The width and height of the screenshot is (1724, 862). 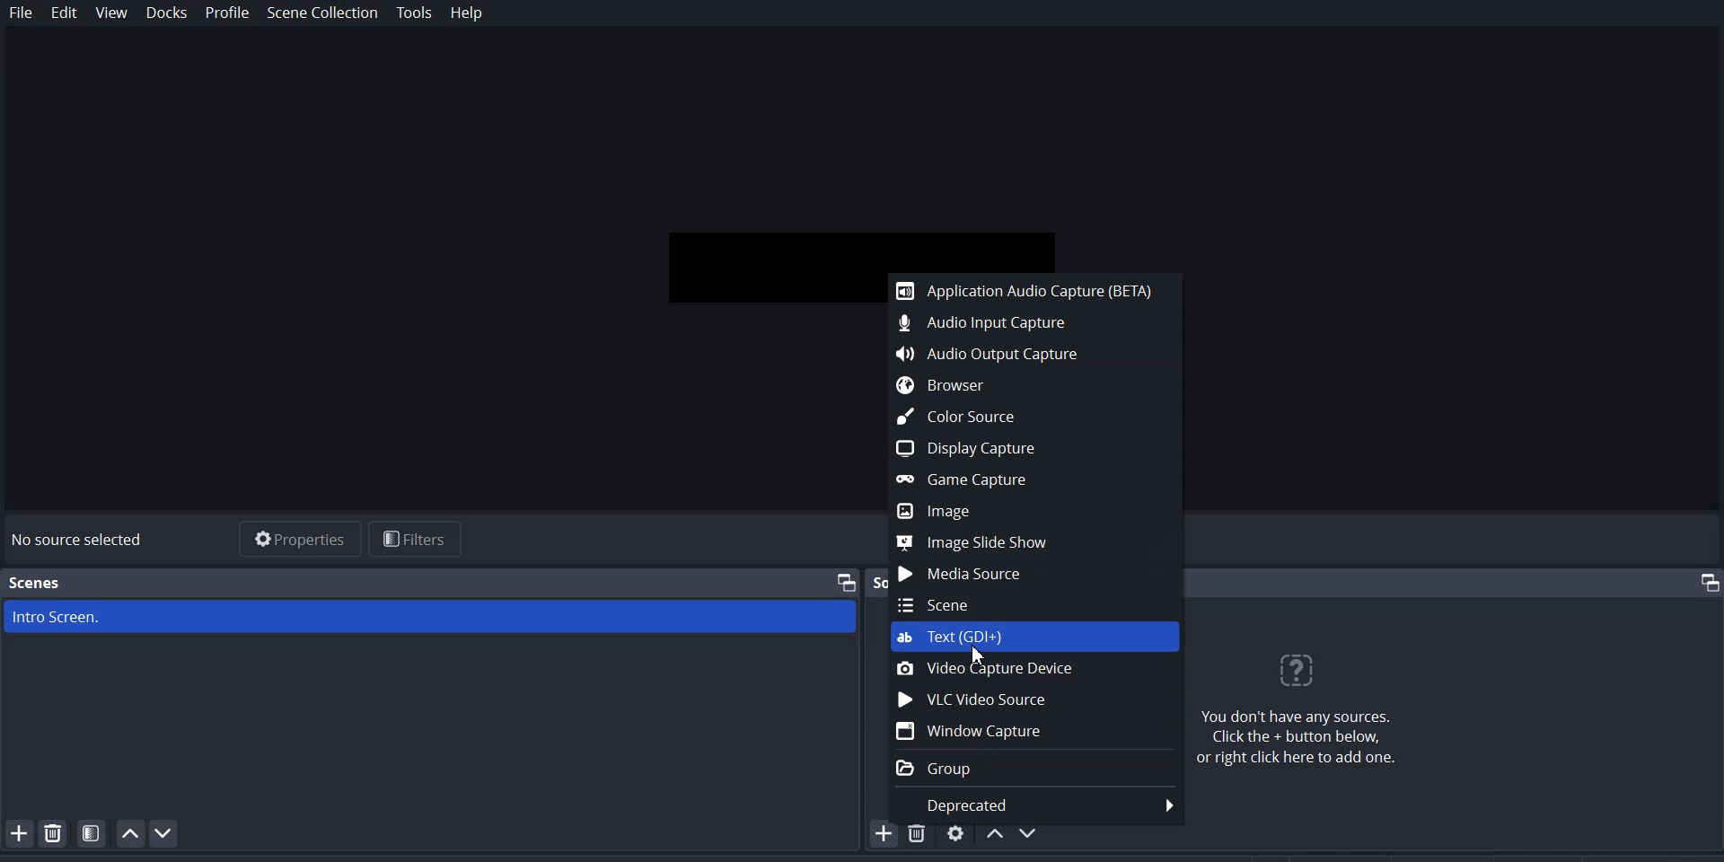 I want to click on Image screen, so click(x=430, y=617).